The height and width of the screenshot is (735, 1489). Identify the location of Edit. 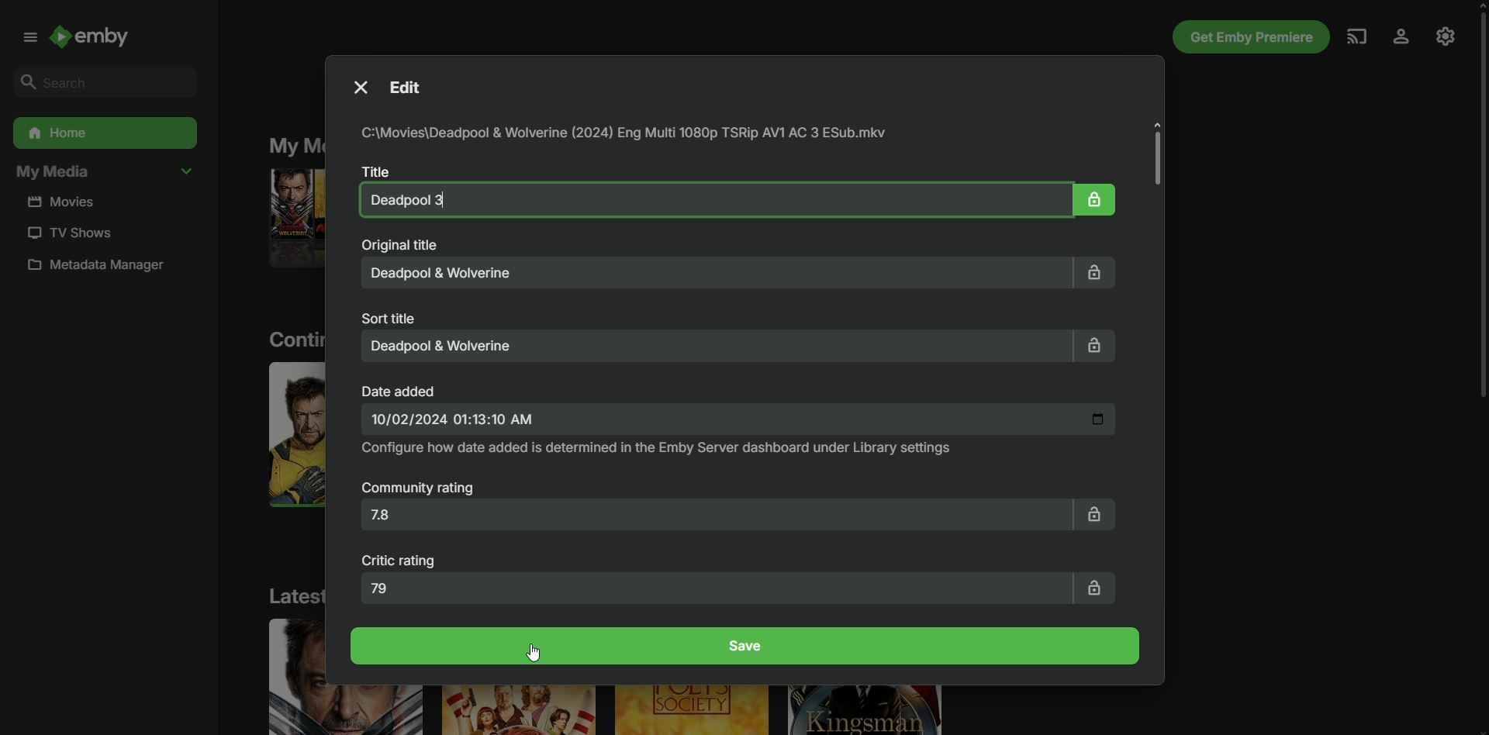
(414, 88).